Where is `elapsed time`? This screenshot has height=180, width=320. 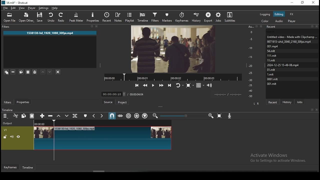 elapsed time is located at coordinates (113, 94).